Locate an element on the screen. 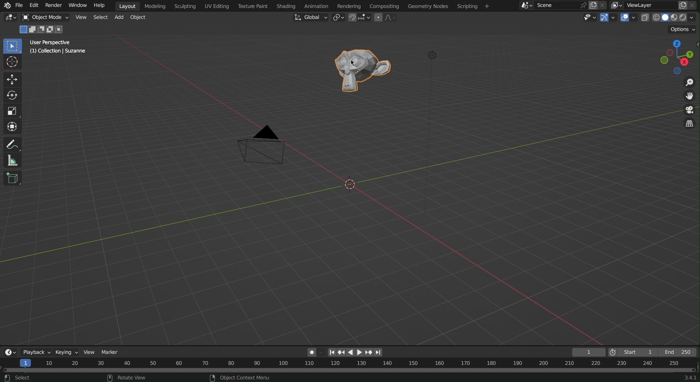 This screenshot has height=382, width=700. icon is located at coordinates (212, 378).